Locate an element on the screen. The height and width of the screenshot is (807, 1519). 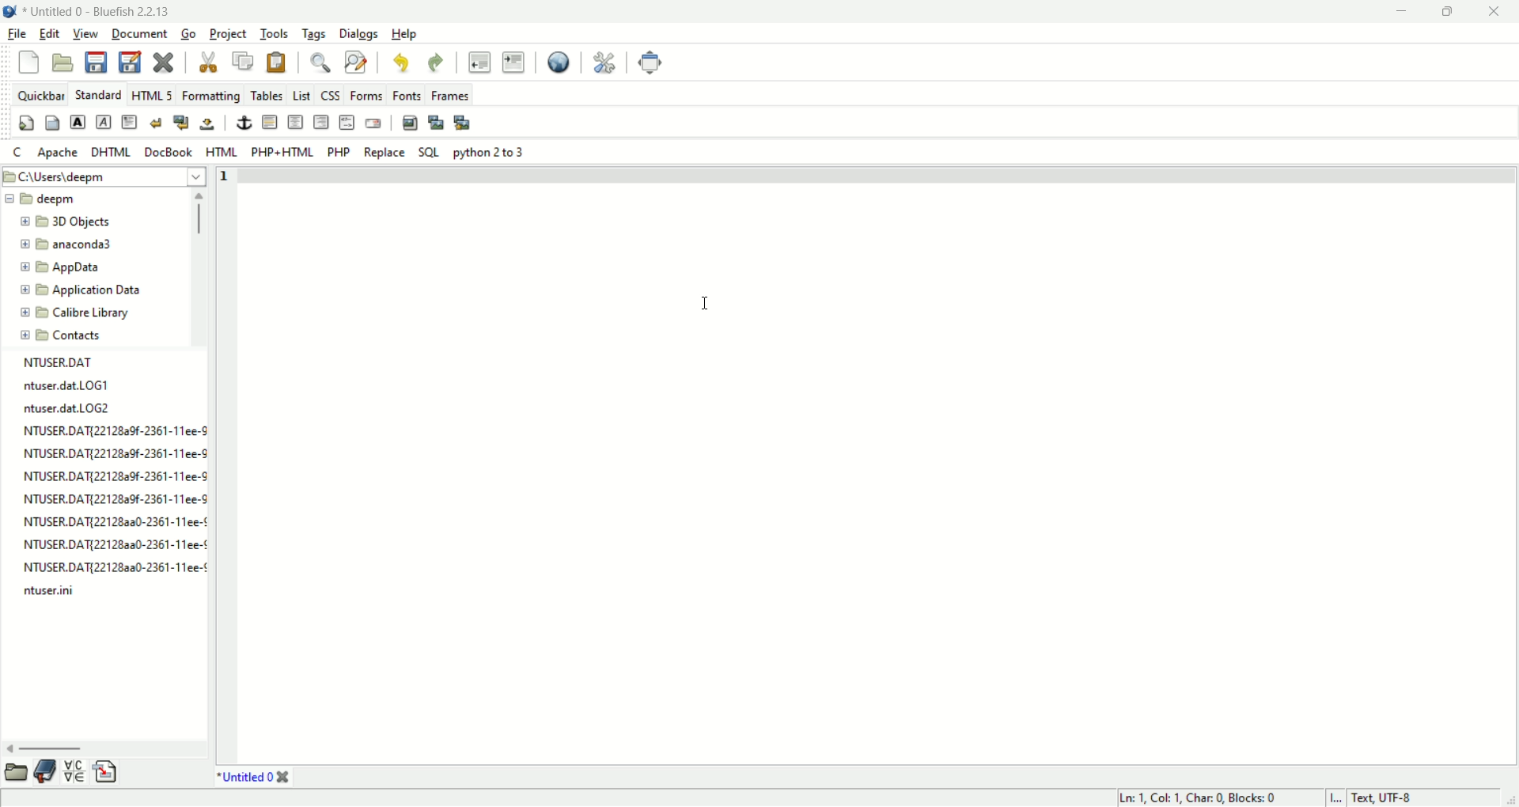
docbook is located at coordinates (171, 151).